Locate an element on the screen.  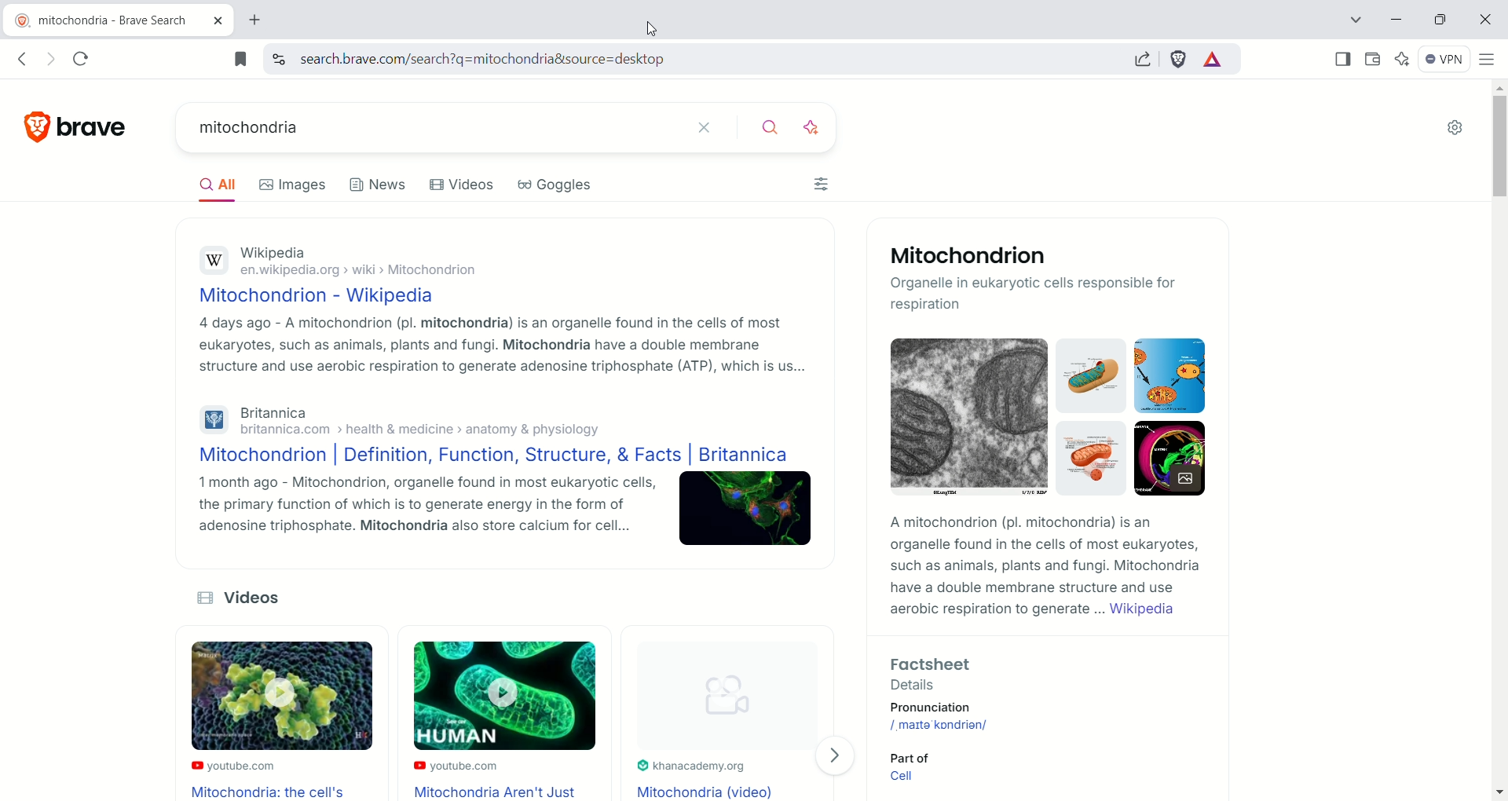
Image is located at coordinates (746, 512).